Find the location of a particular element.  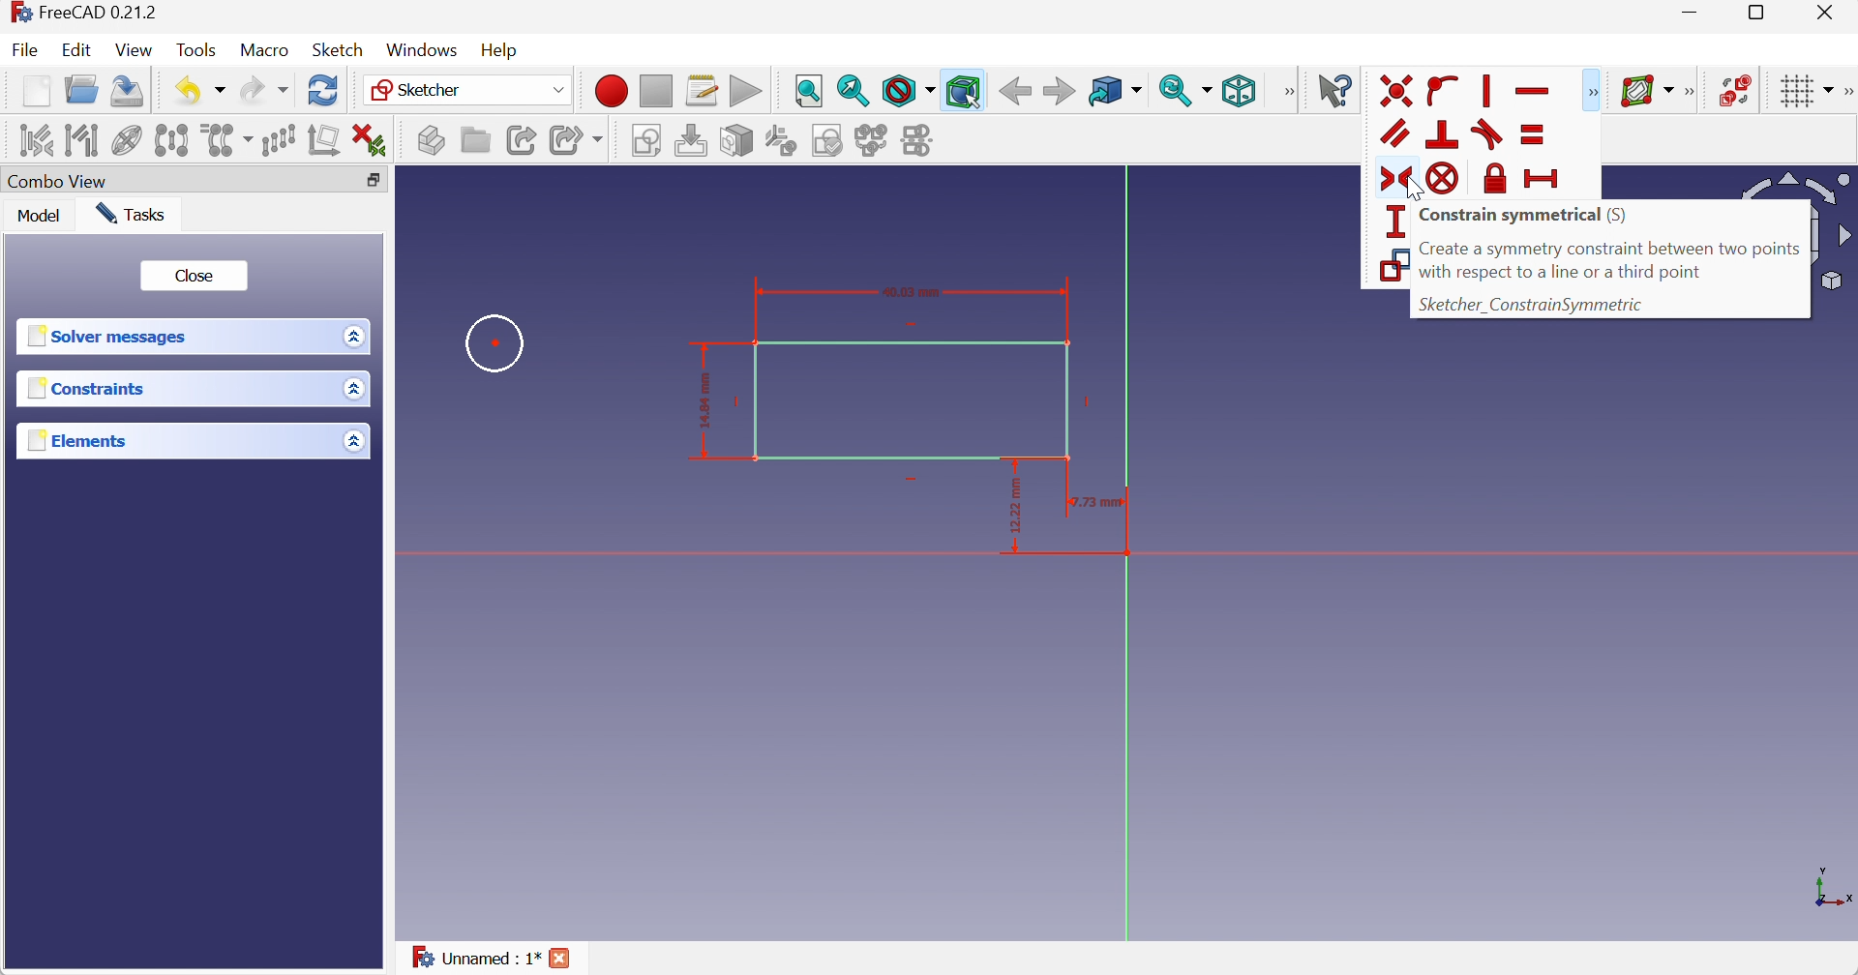

Create a symmetry constrain between two points wit  respect to a line or a third point is located at coordinates (1611, 261).